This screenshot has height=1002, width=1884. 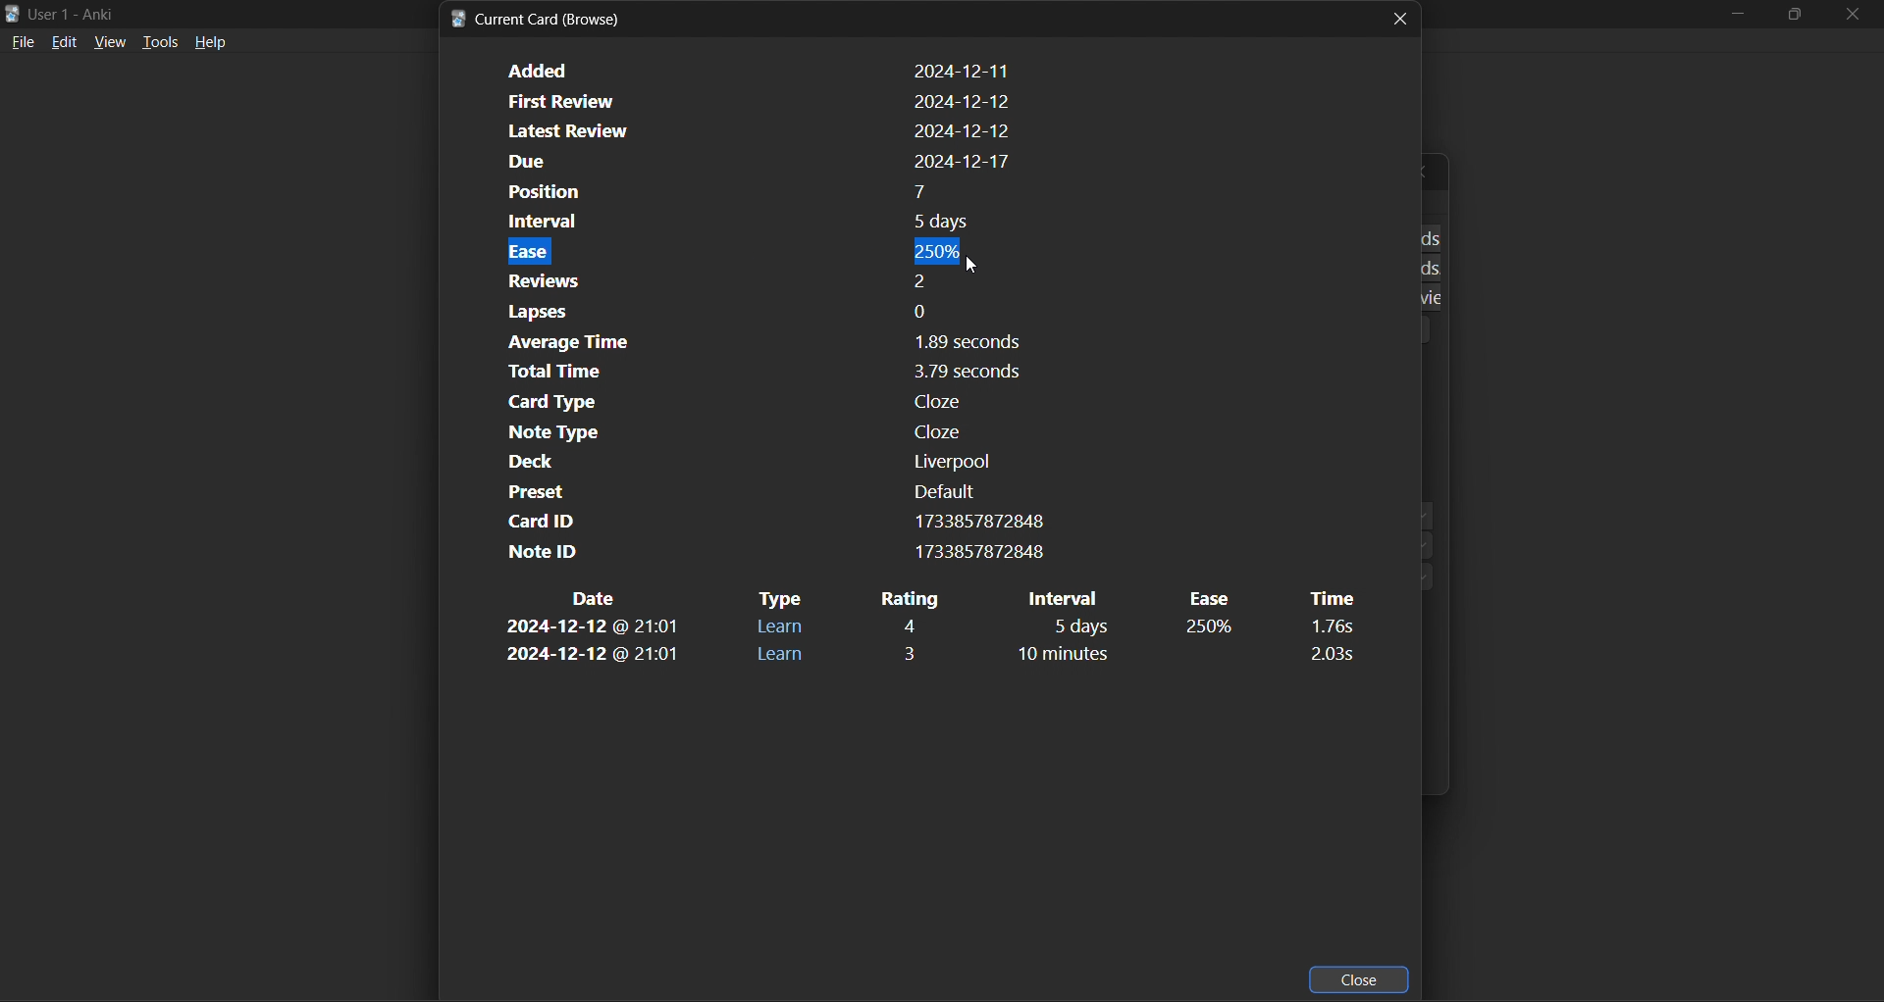 I want to click on note id, so click(x=769, y=552).